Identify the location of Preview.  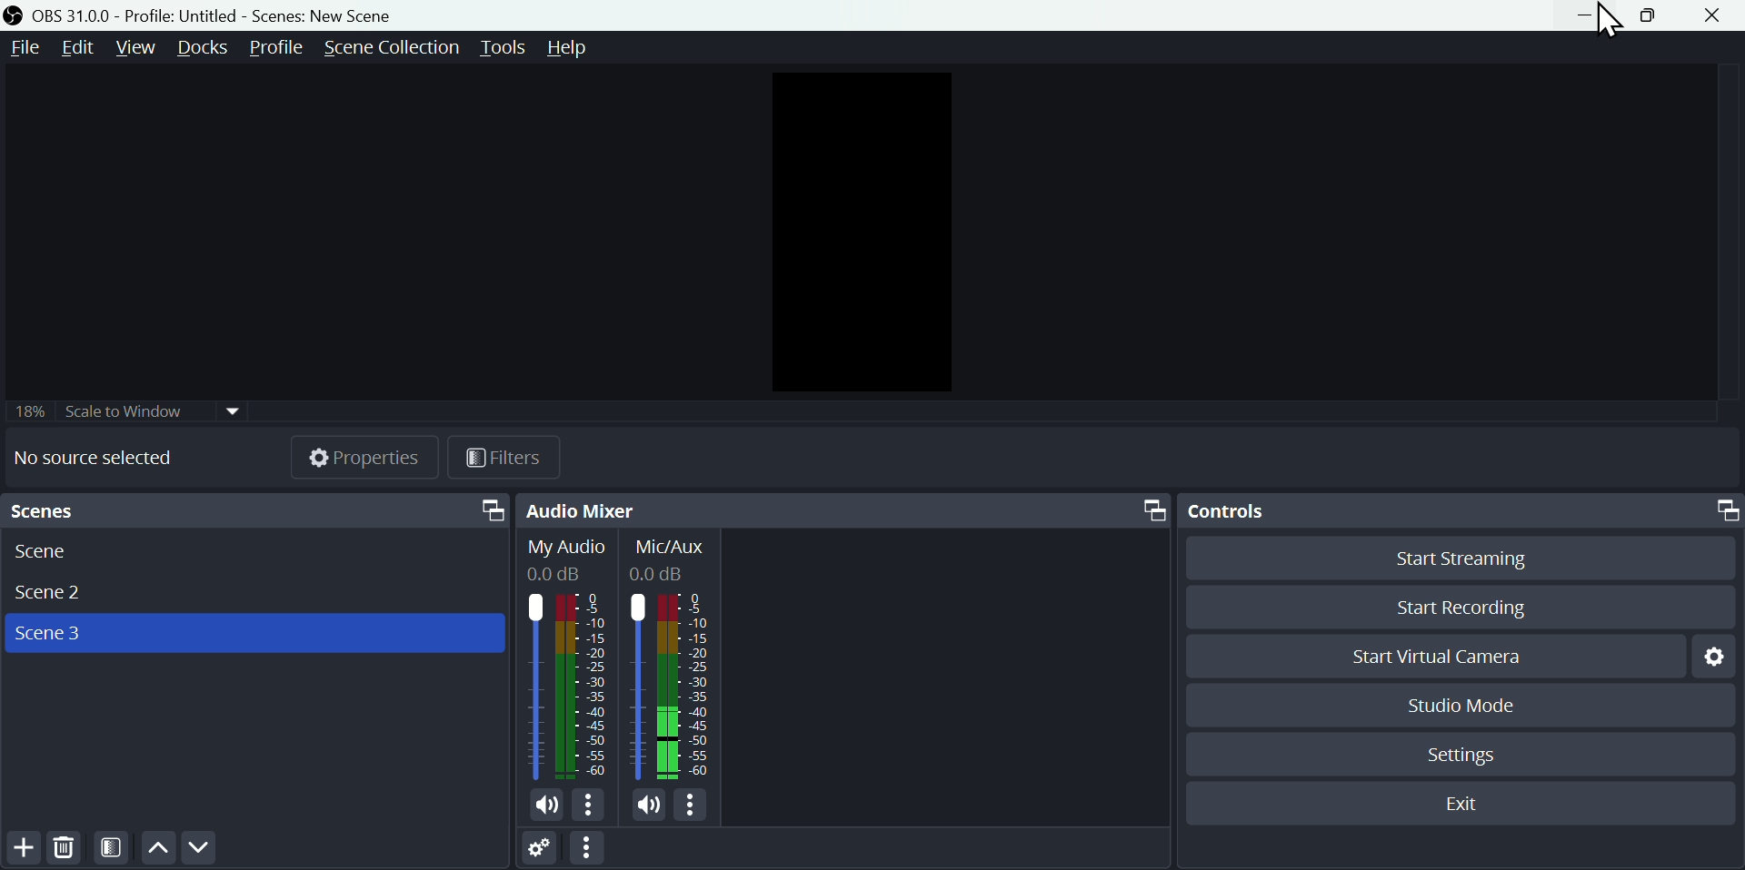
(859, 233).